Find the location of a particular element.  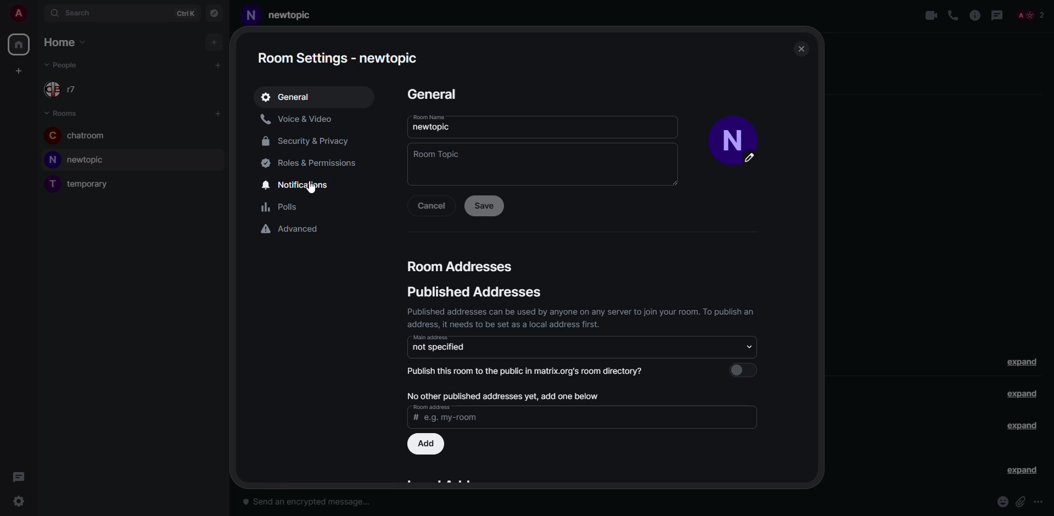

people is located at coordinates (68, 65).